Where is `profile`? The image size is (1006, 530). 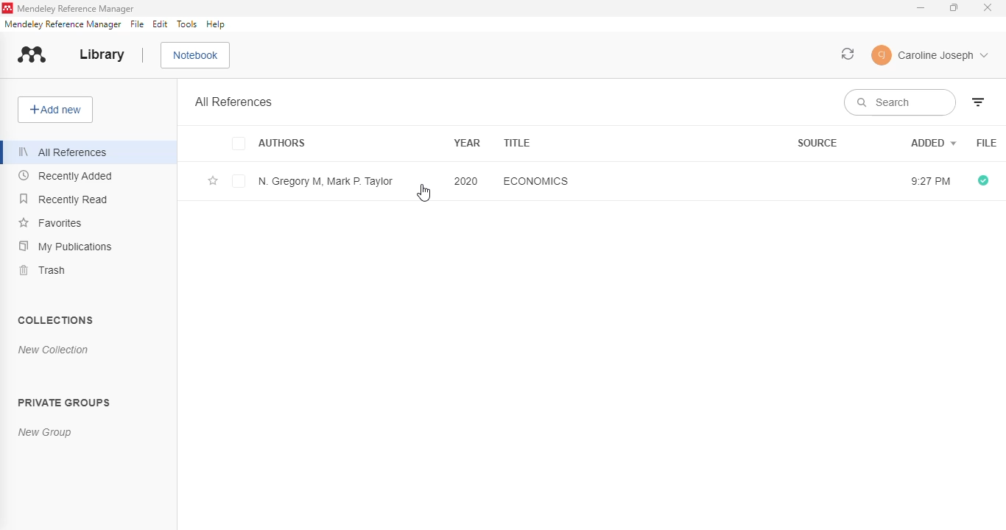
profile is located at coordinates (931, 55).